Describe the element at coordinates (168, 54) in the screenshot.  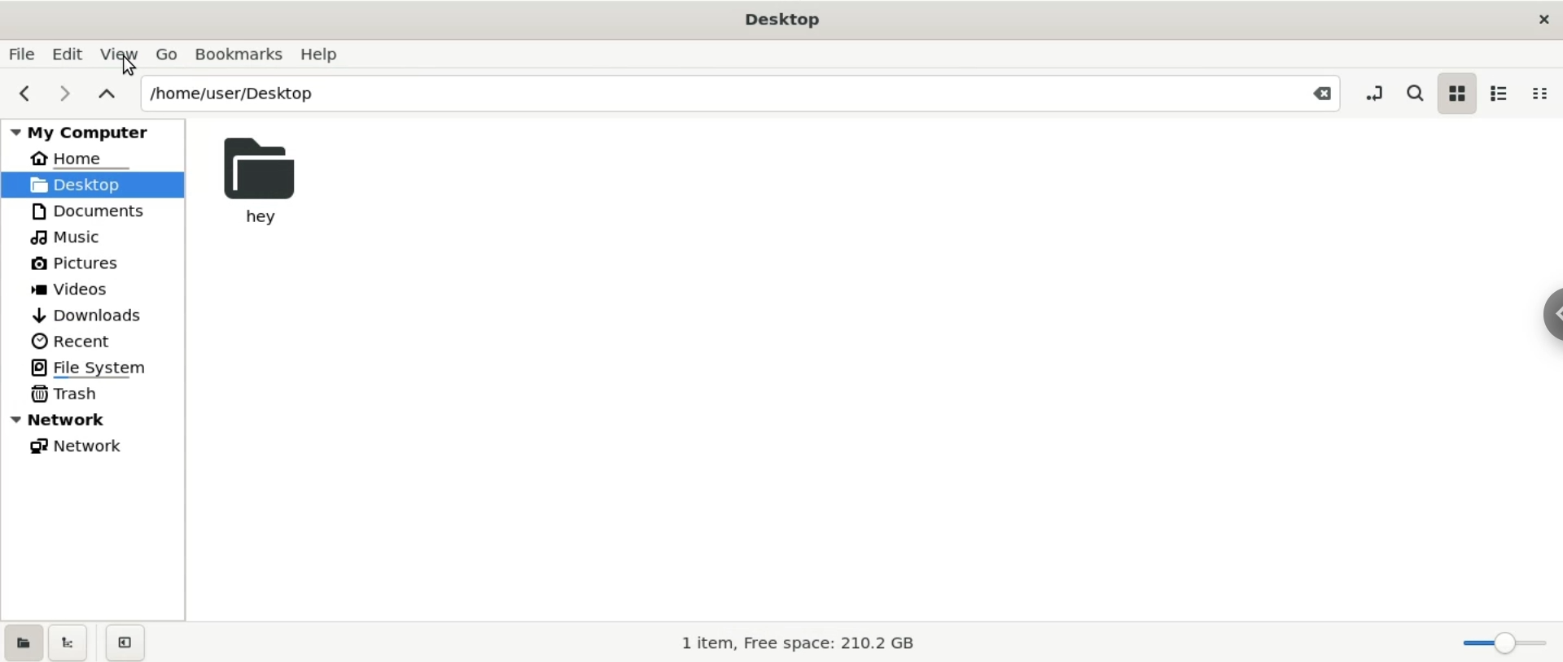
I see `Go` at that location.